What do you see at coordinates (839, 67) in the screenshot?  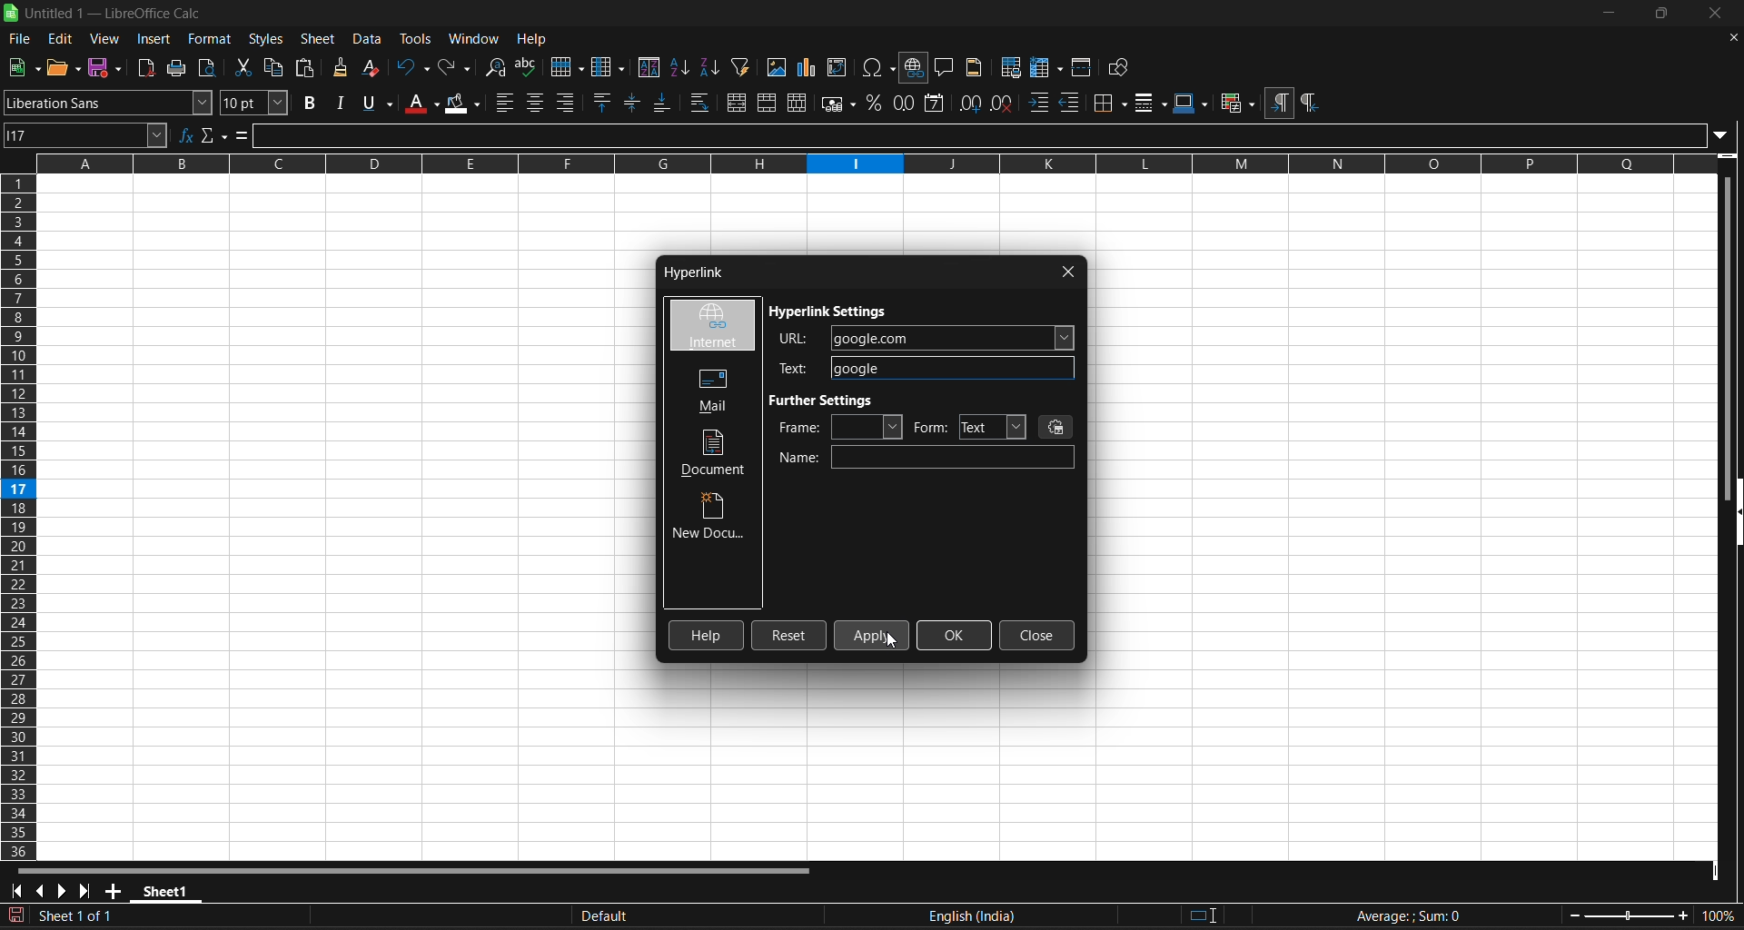 I see `insert or edit pivot table` at bounding box center [839, 67].